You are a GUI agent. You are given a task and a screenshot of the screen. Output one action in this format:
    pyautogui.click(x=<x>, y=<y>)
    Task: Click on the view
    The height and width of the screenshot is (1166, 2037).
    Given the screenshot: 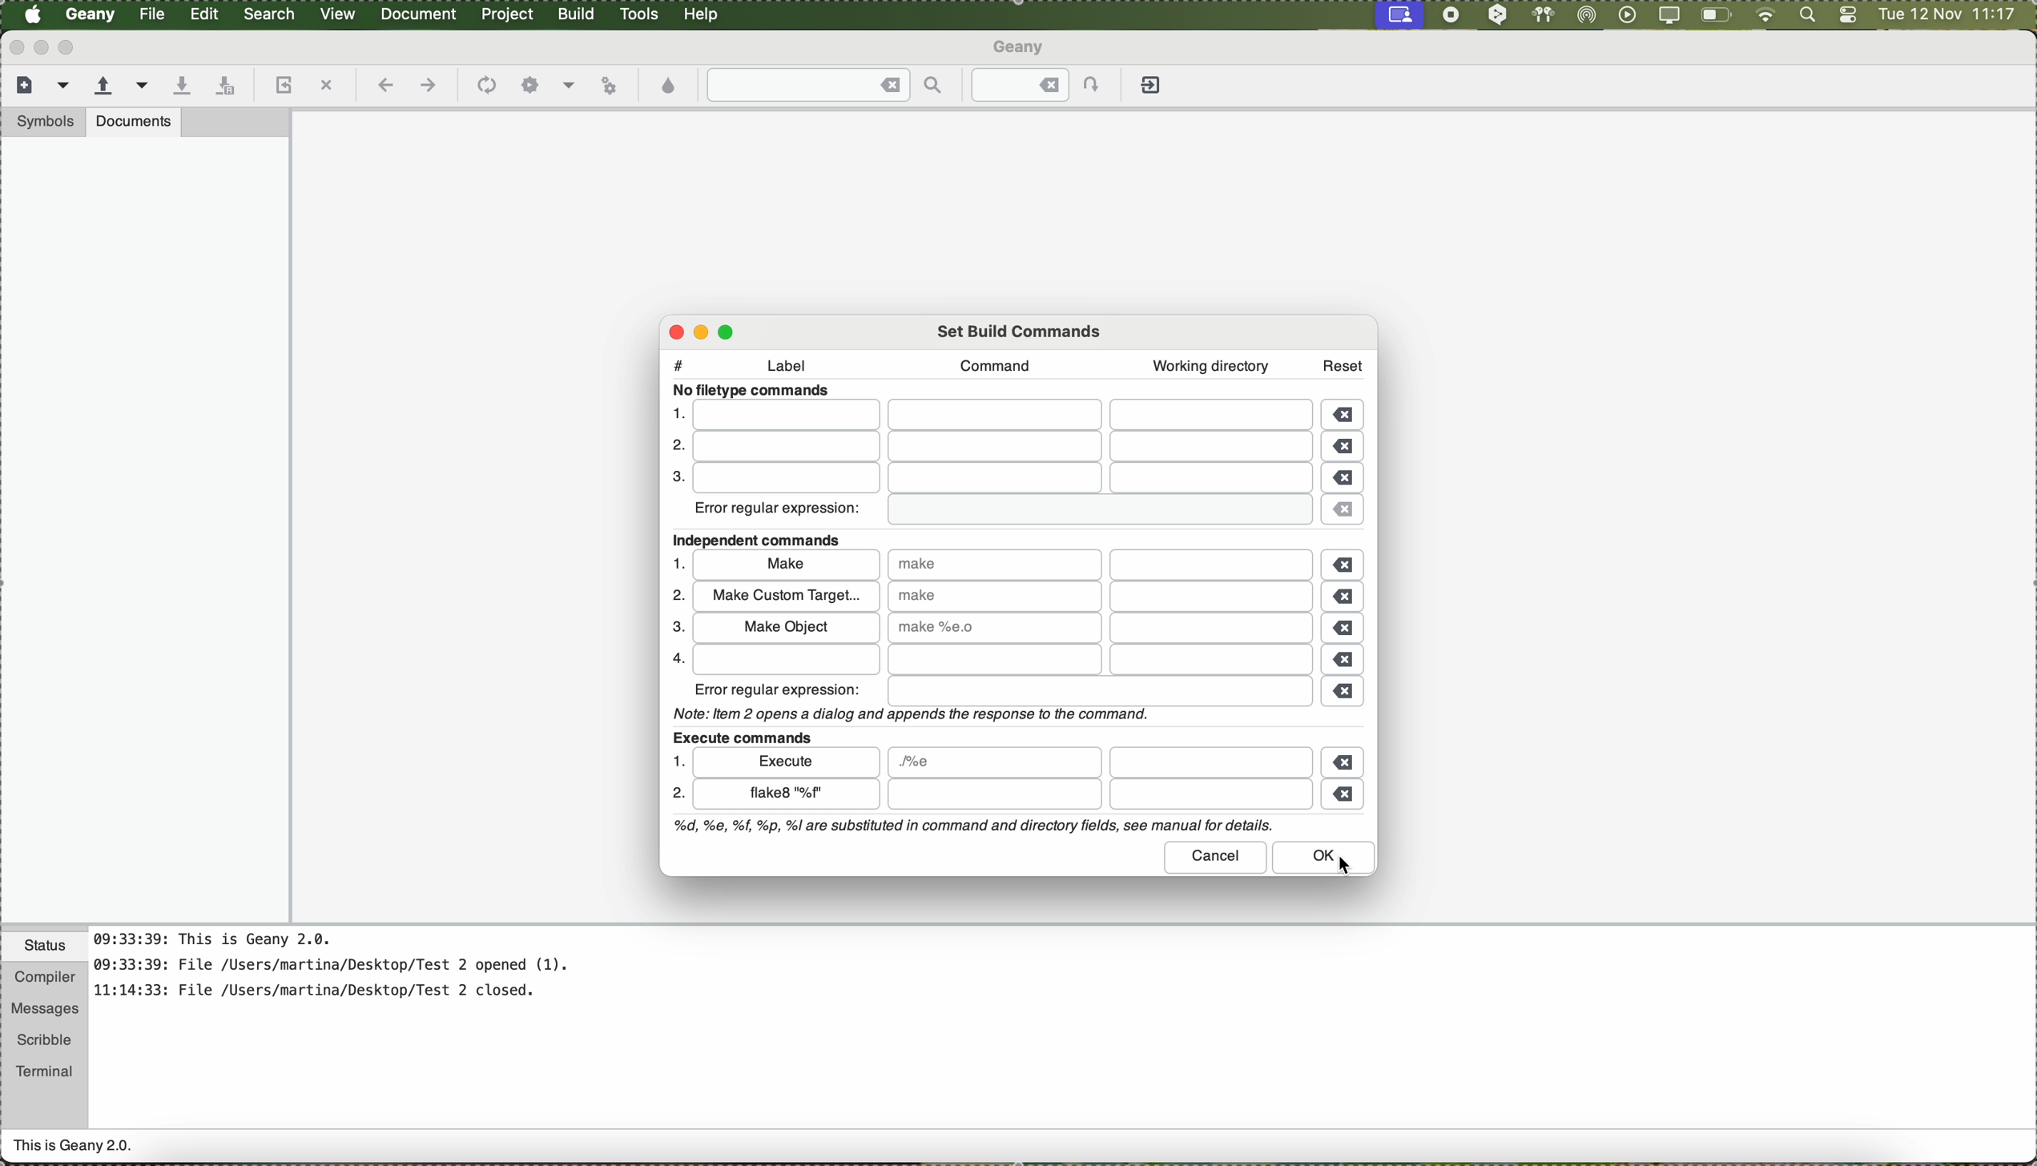 What is the action you would take?
    pyautogui.click(x=338, y=12)
    